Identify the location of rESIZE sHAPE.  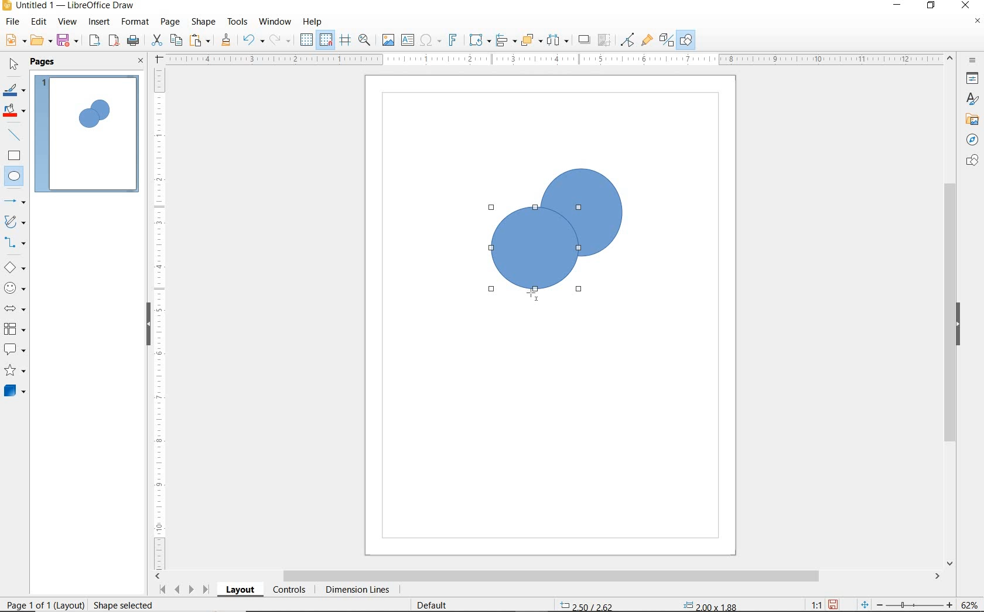
(118, 604).